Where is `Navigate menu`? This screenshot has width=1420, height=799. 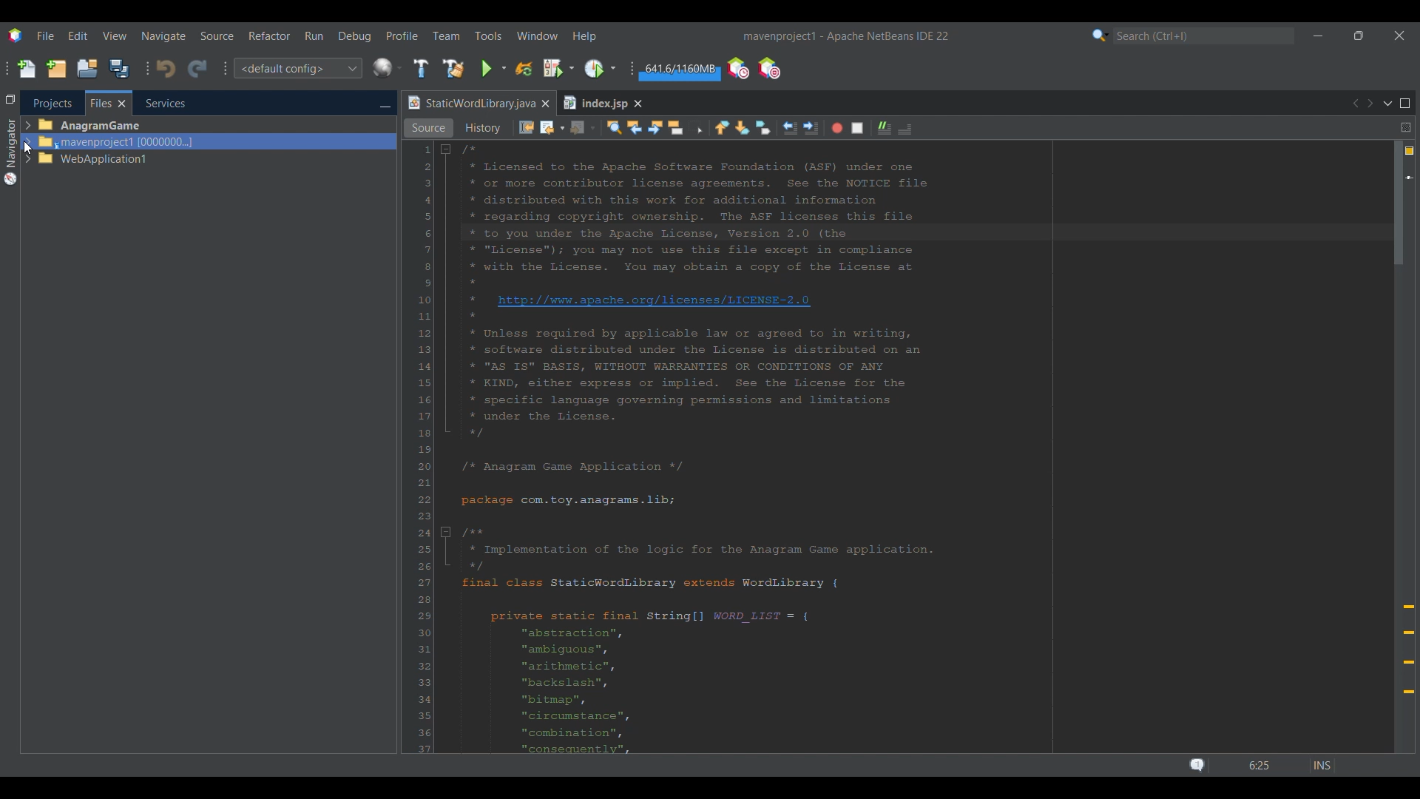
Navigate menu is located at coordinates (163, 36).